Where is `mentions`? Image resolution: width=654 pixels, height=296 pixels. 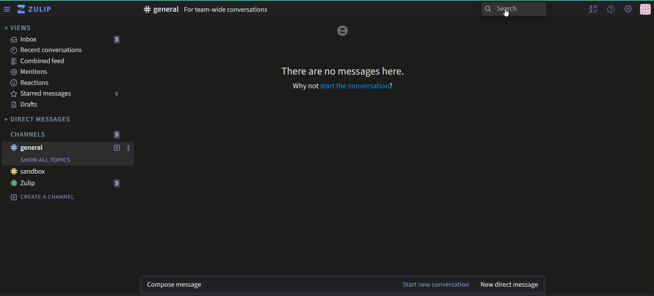
mentions is located at coordinates (30, 72).